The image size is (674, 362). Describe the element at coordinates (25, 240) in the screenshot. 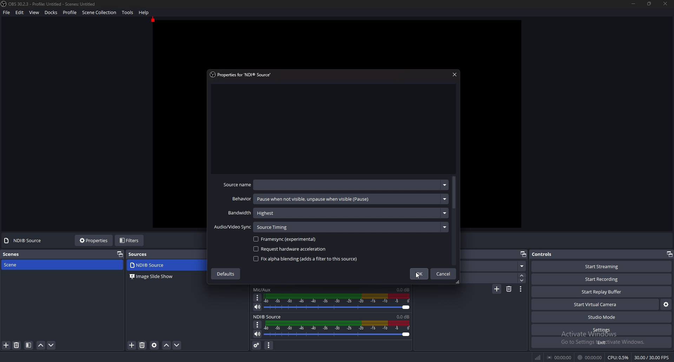

I see `no source selected` at that location.